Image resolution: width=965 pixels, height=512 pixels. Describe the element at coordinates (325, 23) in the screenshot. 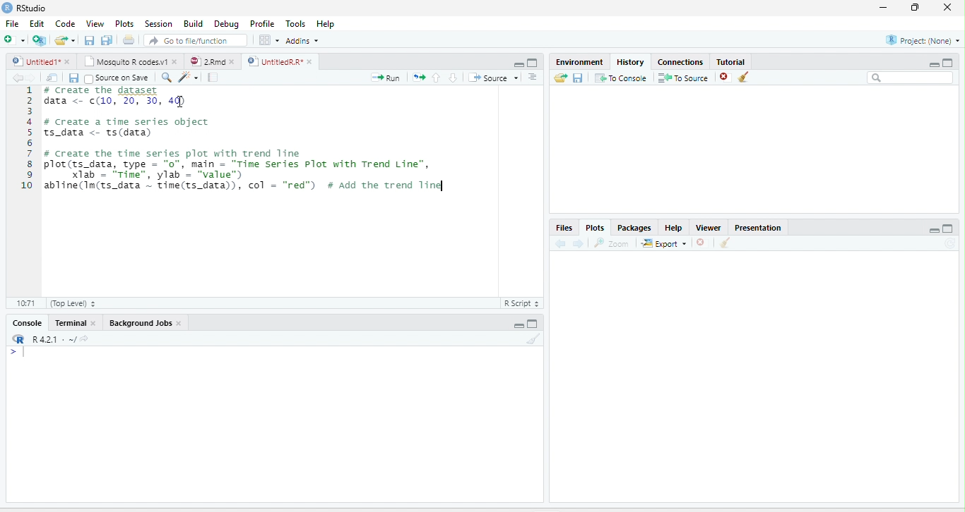

I see `Help` at that location.